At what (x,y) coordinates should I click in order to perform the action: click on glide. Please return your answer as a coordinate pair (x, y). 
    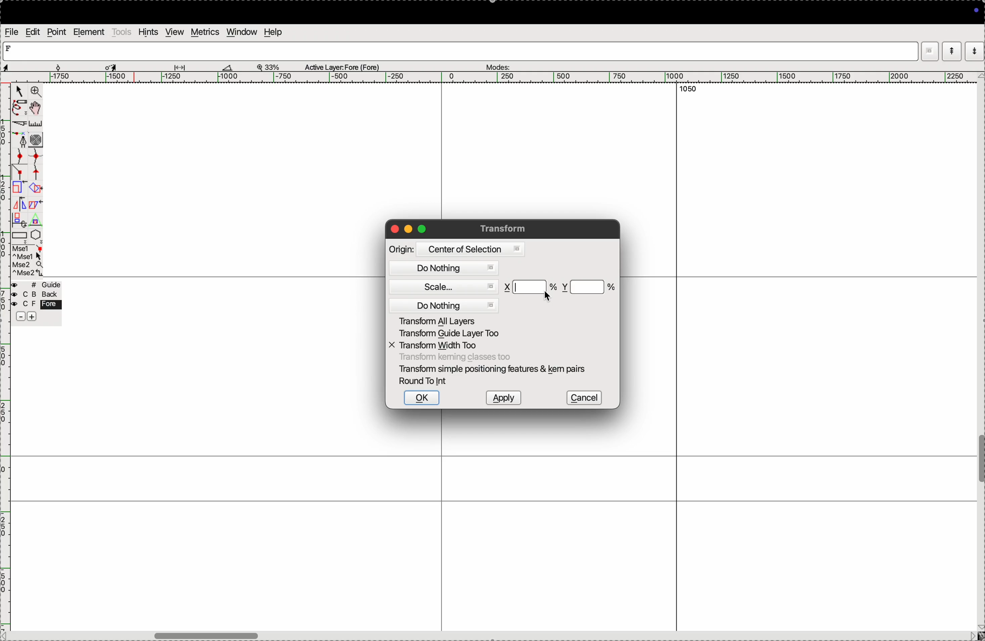
    Looking at the image, I should click on (183, 67).